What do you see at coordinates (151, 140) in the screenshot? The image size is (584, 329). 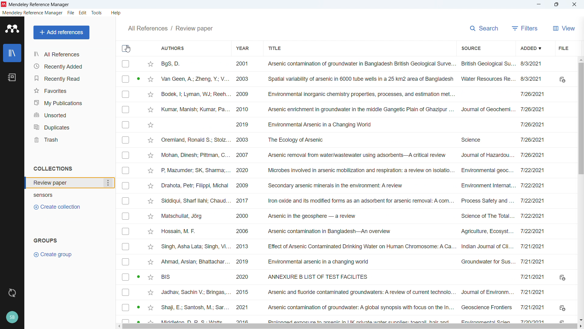 I see `Star mark respective publication` at bounding box center [151, 140].